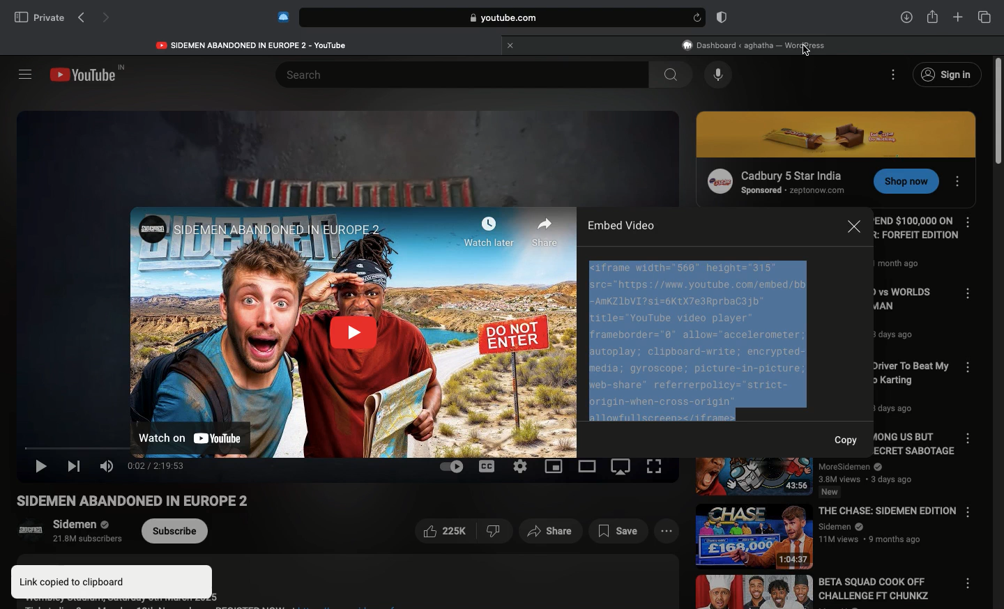 The width and height of the screenshot is (1004, 609). Describe the element at coordinates (488, 466) in the screenshot. I see `Subtitles` at that location.